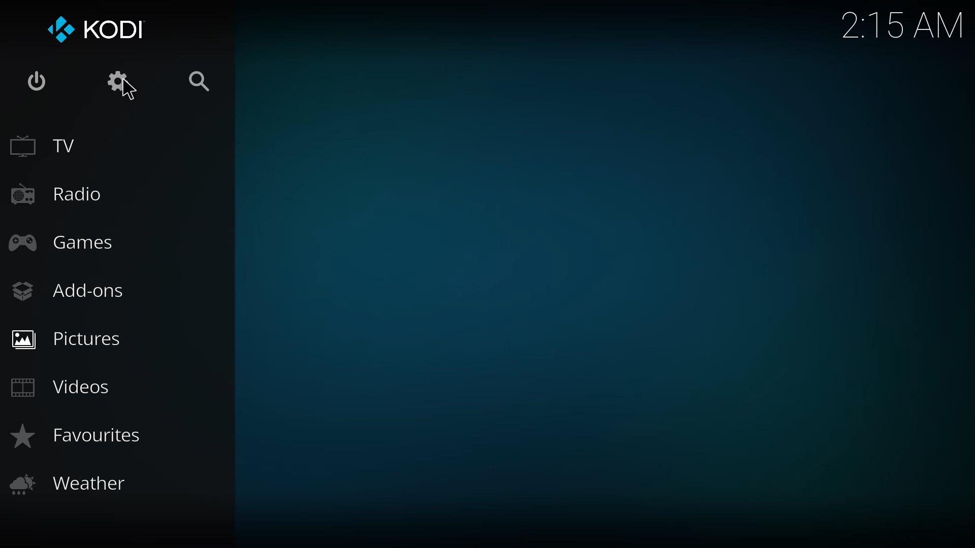  I want to click on weather, so click(73, 486).